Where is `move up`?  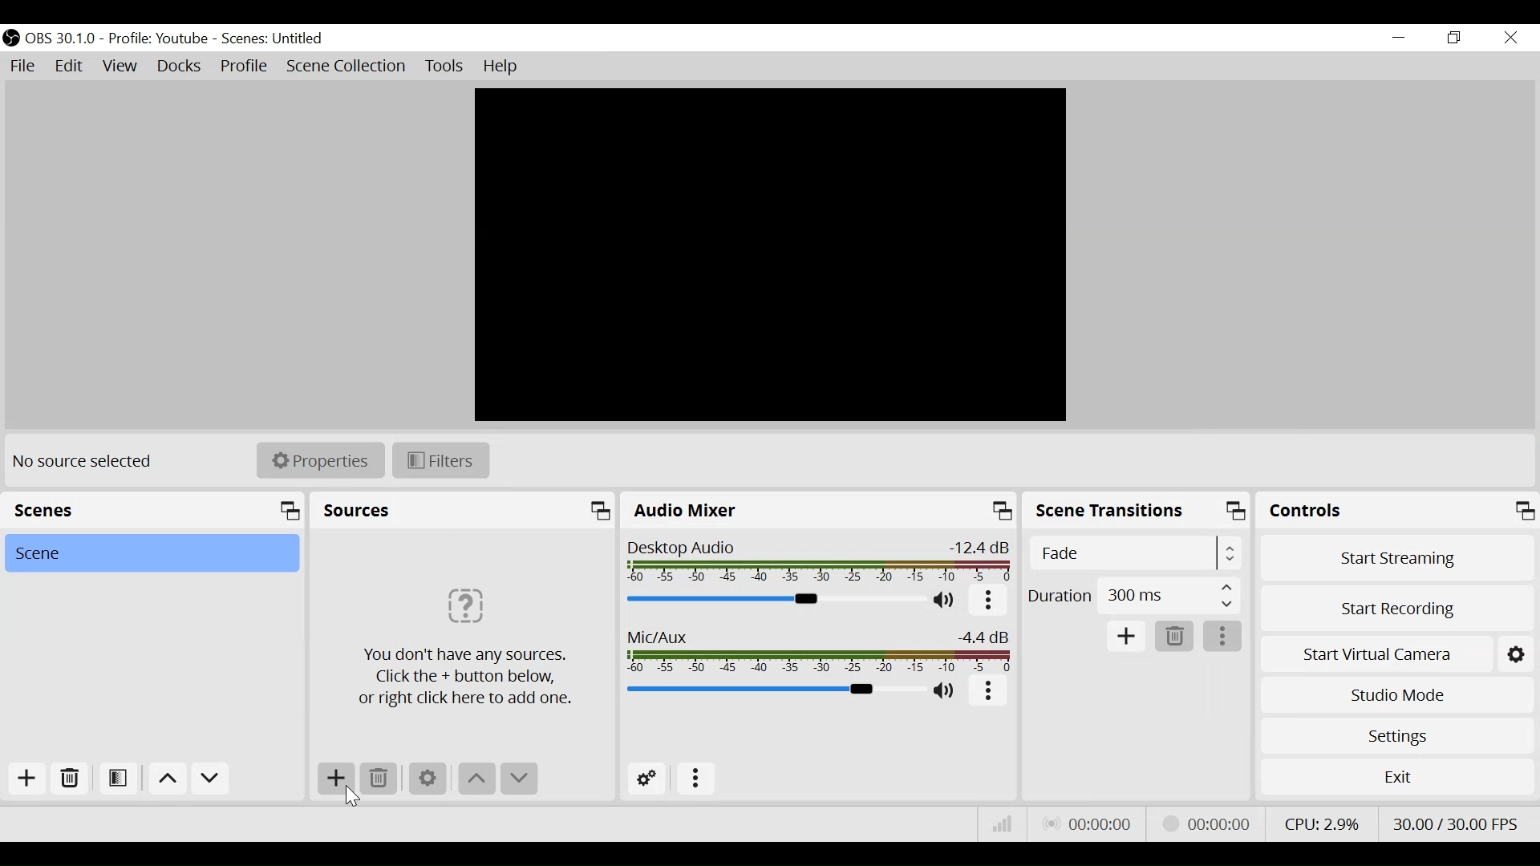 move up is located at coordinates (166, 779).